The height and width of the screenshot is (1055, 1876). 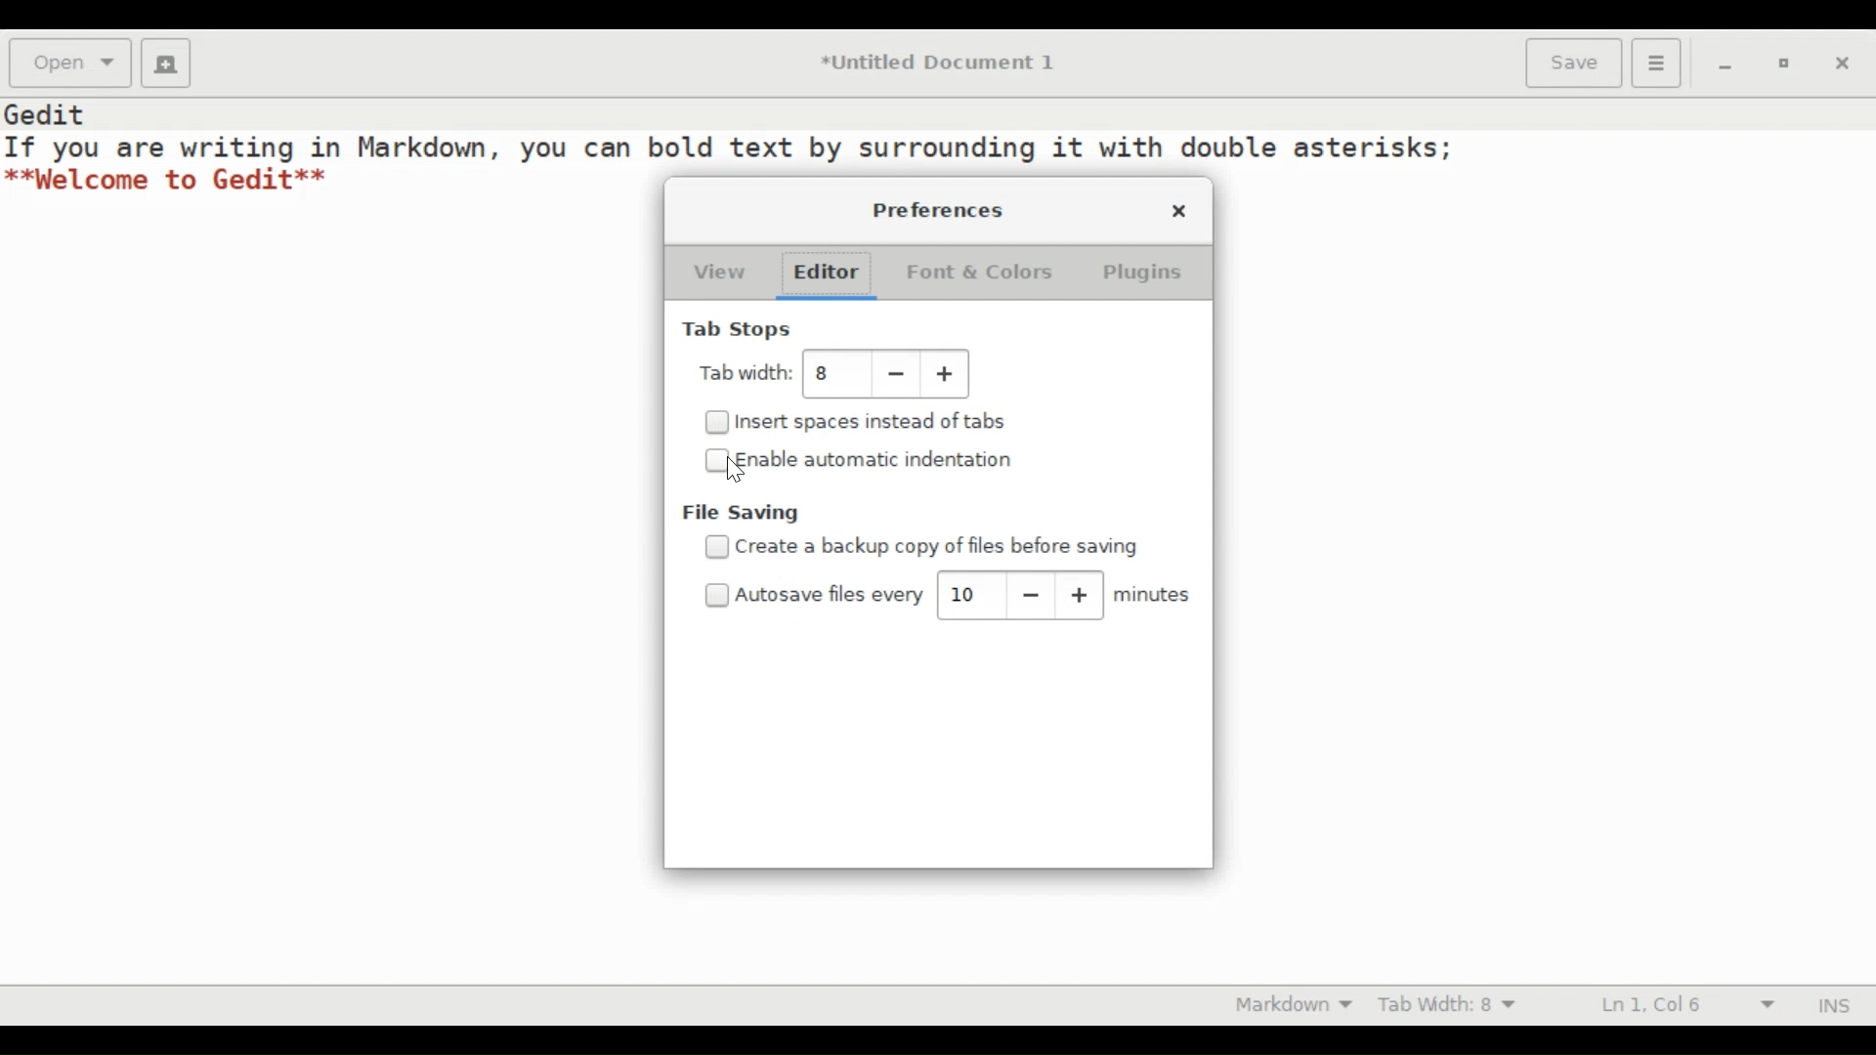 What do you see at coordinates (744, 374) in the screenshot?
I see `Tab Width` at bounding box center [744, 374].